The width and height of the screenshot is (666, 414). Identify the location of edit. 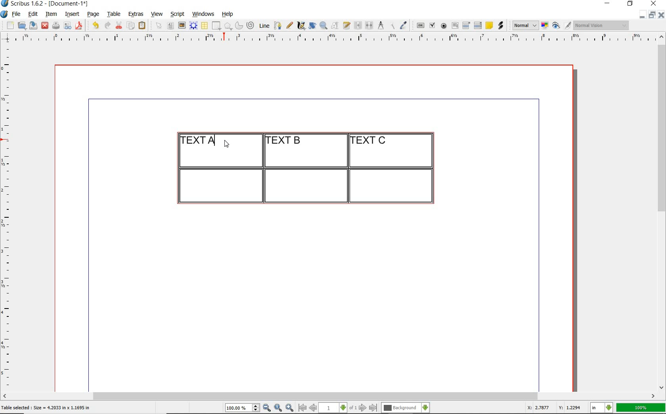
(33, 14).